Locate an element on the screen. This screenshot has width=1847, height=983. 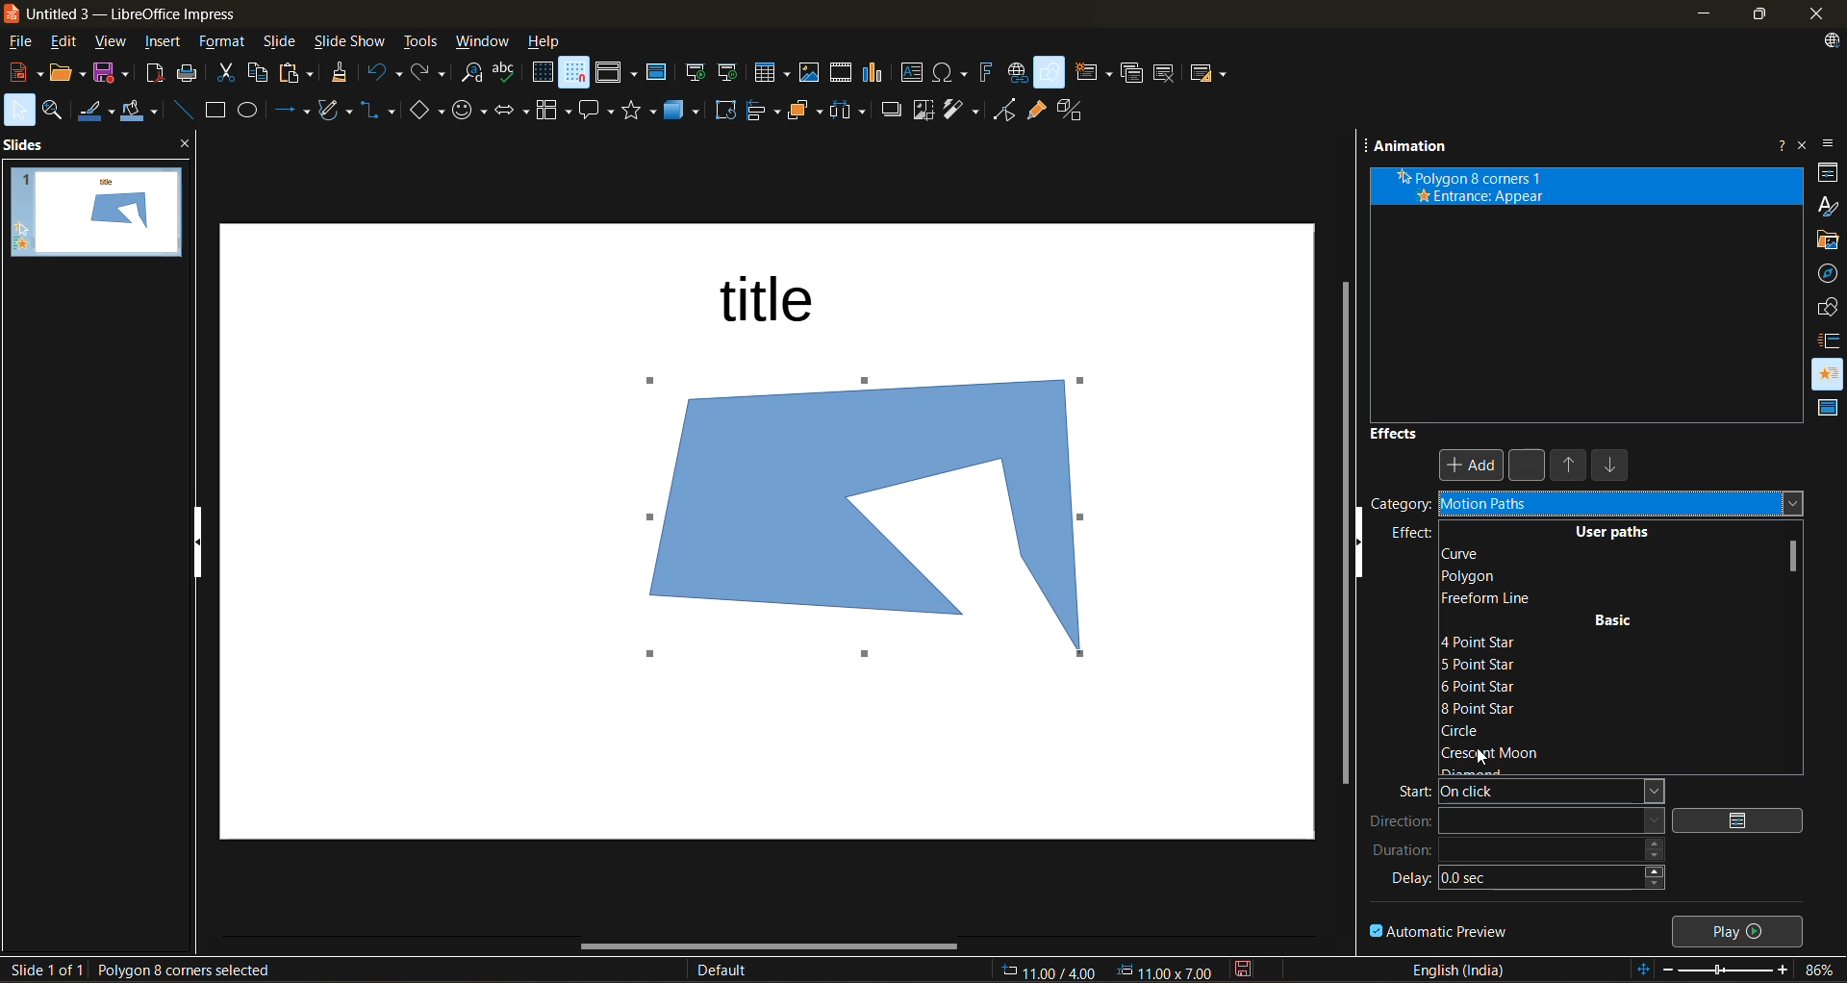
6 point star is located at coordinates (1489, 686).